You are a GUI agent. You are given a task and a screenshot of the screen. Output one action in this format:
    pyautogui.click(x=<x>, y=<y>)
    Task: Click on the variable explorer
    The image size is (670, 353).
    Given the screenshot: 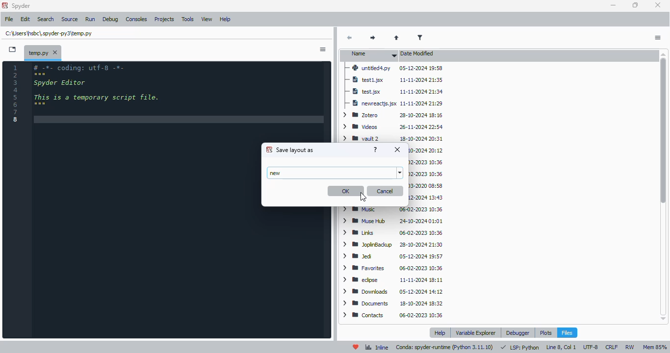 What is the action you would take?
    pyautogui.click(x=476, y=332)
    